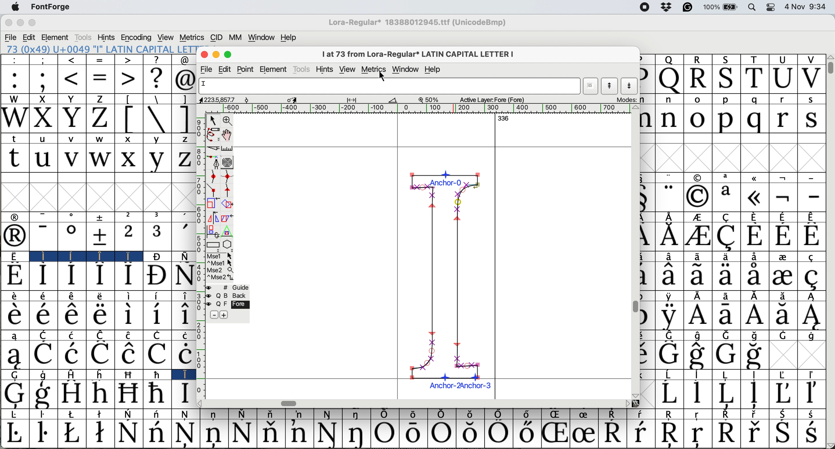  I want to click on Symbol, so click(128, 393).